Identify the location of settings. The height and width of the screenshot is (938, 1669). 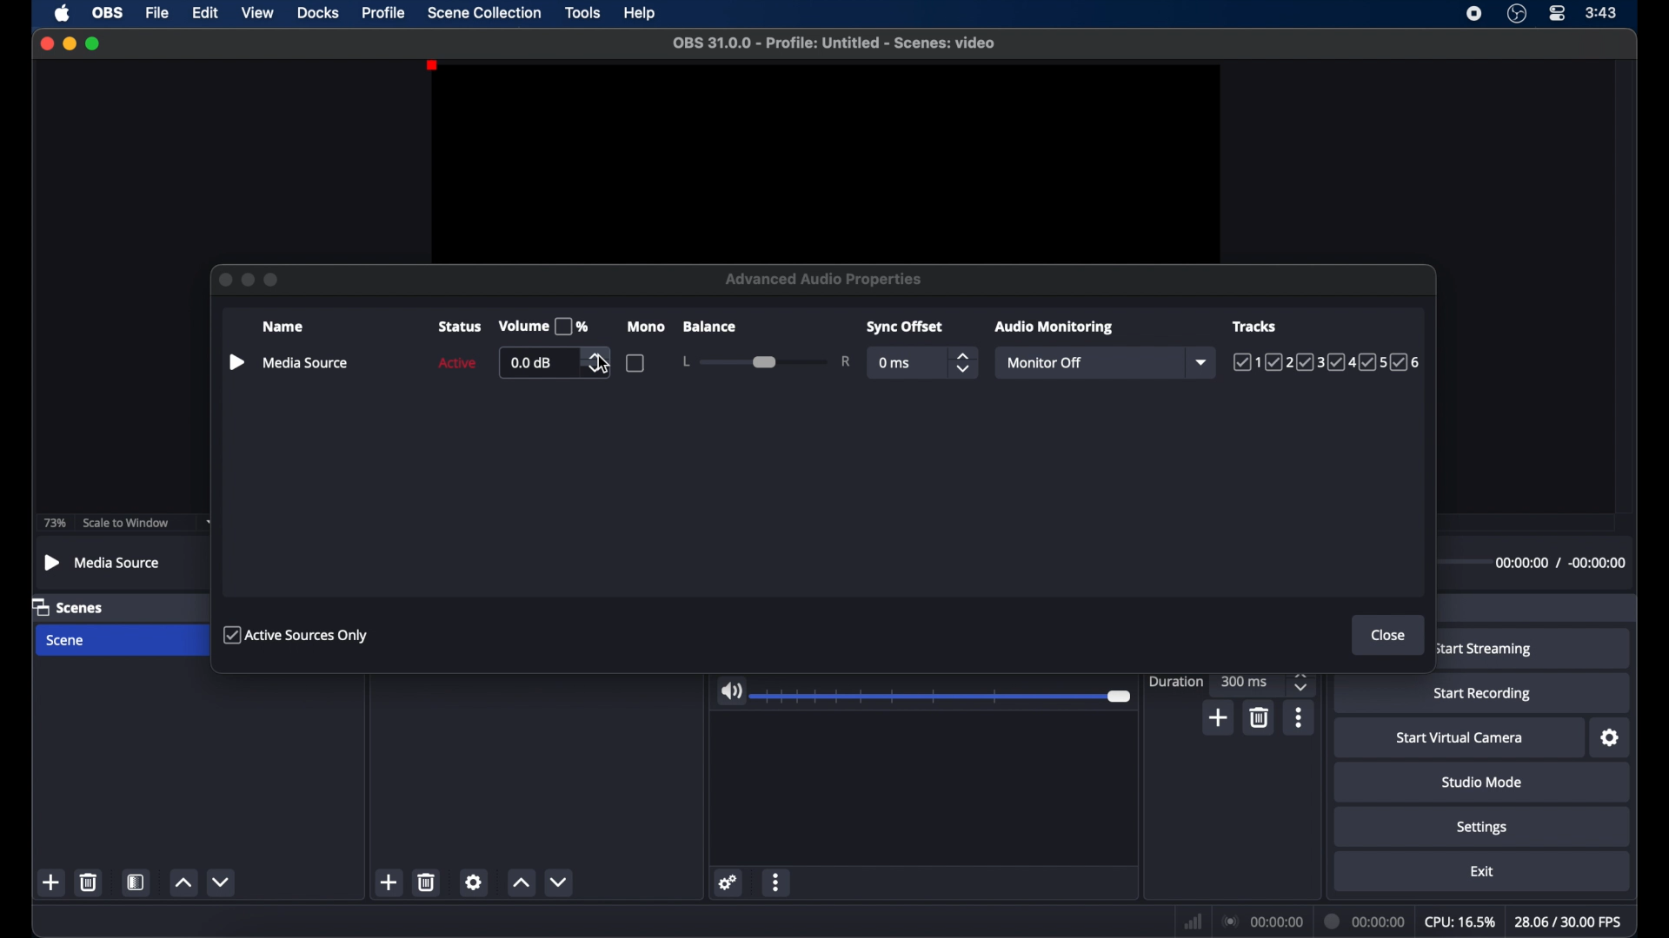
(473, 882).